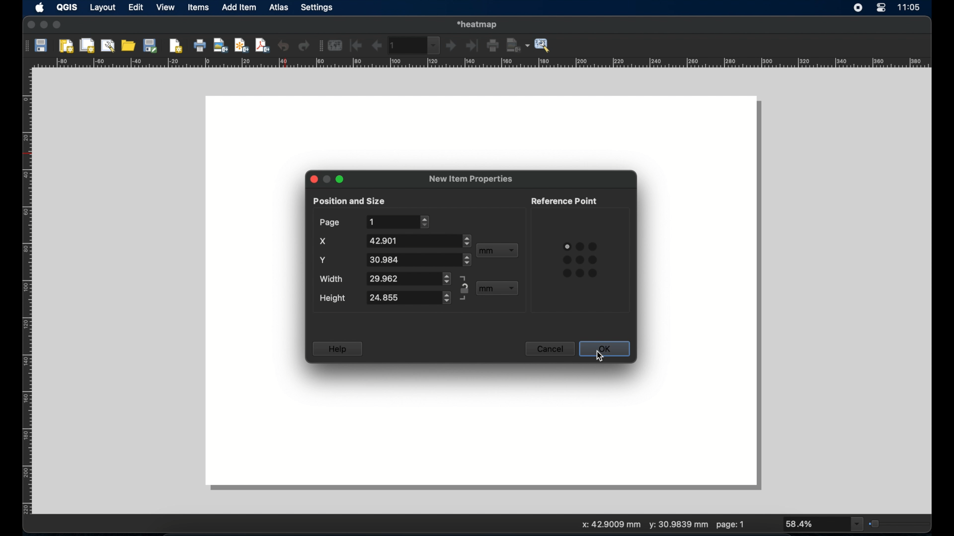  Describe the element at coordinates (318, 8) in the screenshot. I see `settings` at that location.